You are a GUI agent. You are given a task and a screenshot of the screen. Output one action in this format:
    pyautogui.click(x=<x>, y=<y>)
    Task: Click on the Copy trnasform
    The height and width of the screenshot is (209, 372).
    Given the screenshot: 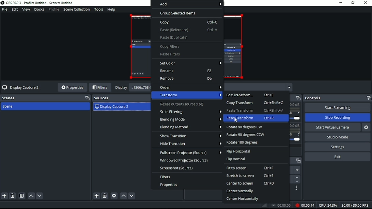 What is the action you would take?
    pyautogui.click(x=255, y=103)
    